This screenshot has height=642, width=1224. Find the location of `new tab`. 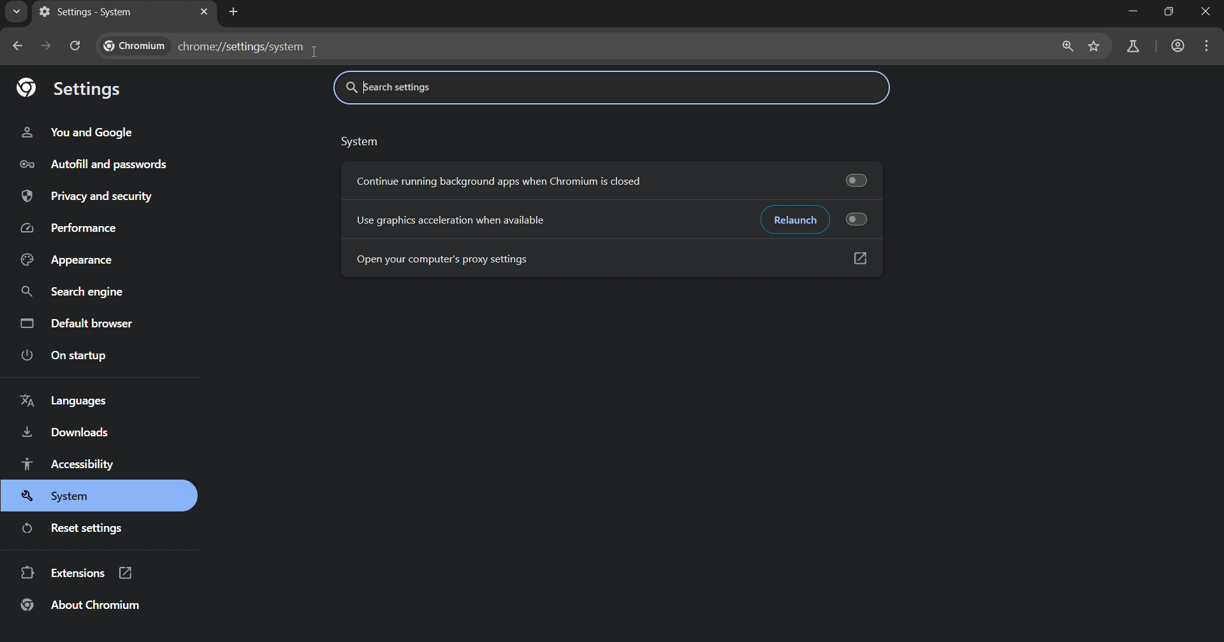

new tab is located at coordinates (234, 12).